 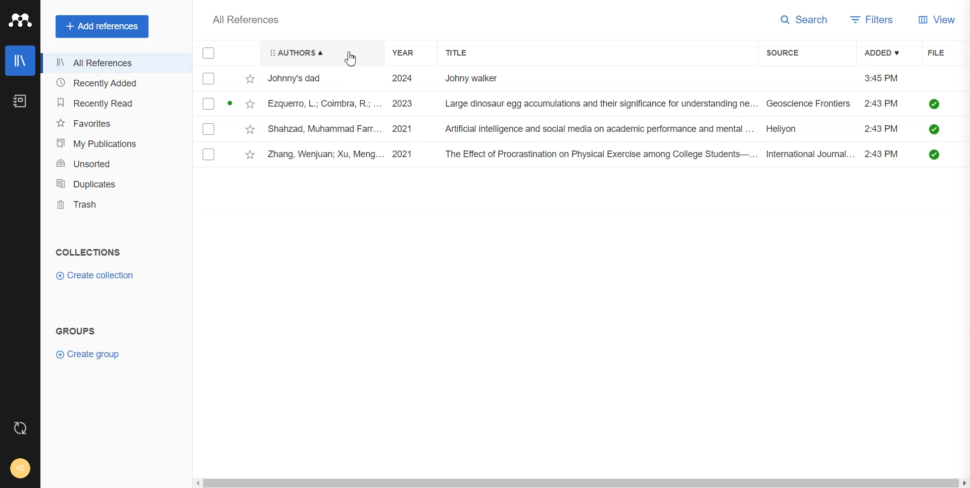 What do you see at coordinates (872, 20) in the screenshot?
I see `Filters` at bounding box center [872, 20].